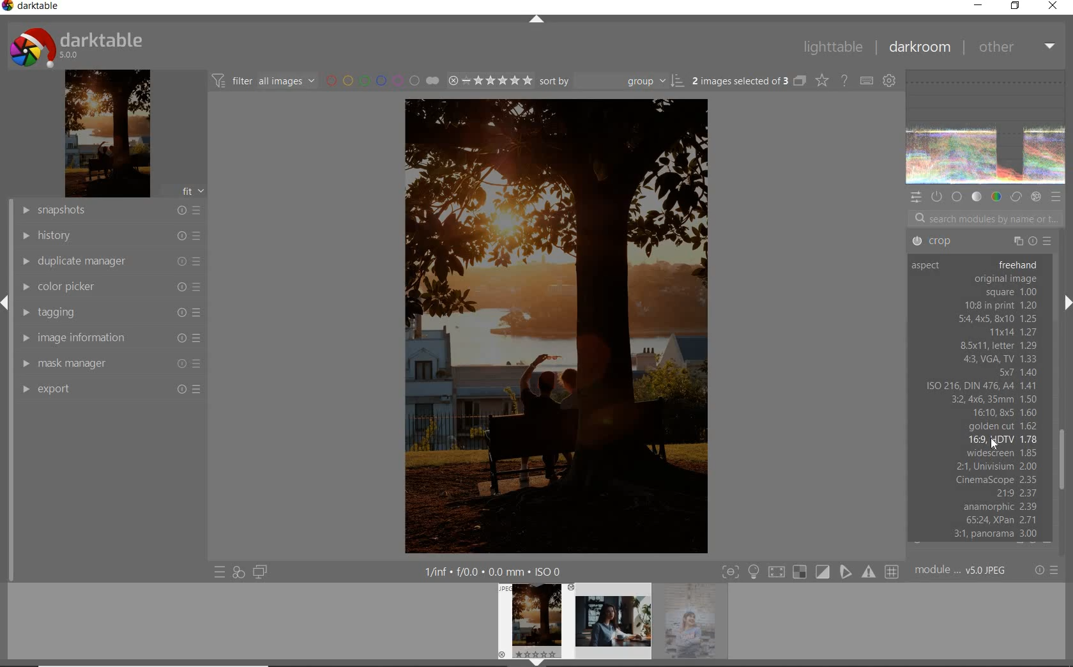 Image resolution: width=1073 pixels, height=667 pixels. I want to click on 2:1, Univisium, so click(994, 466).